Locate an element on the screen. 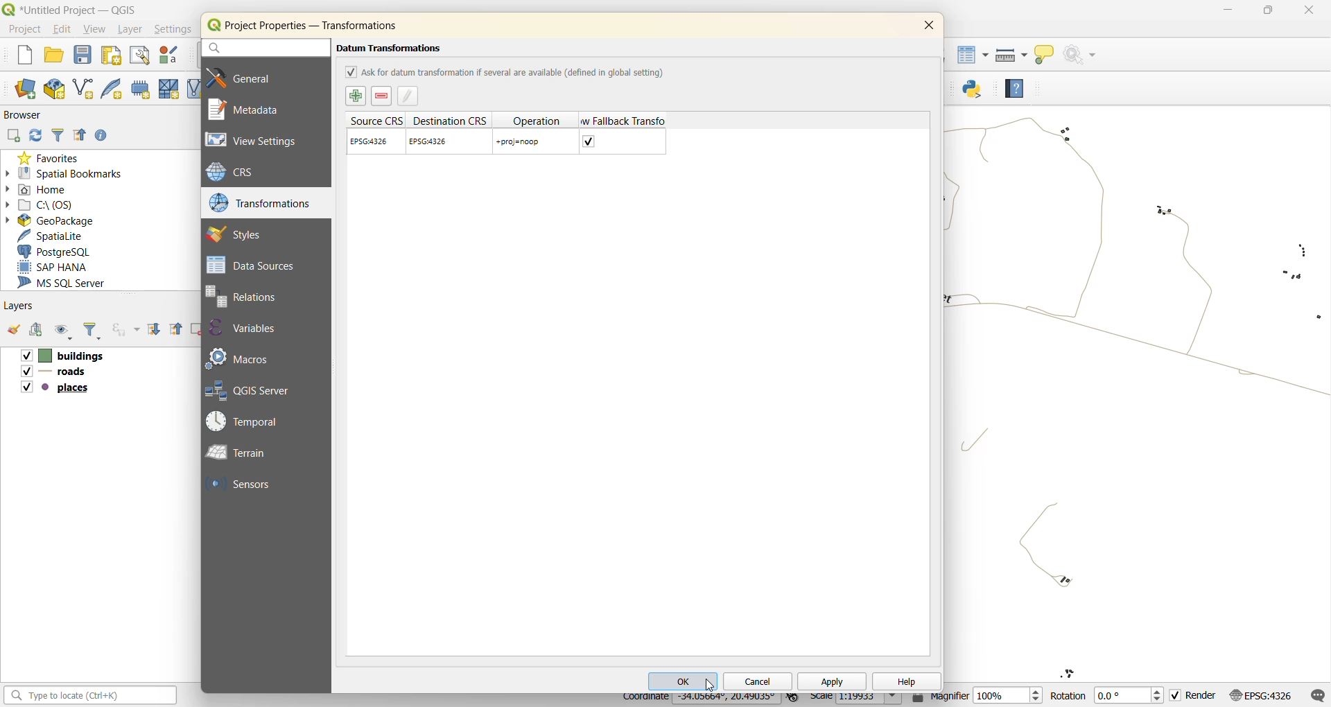 This screenshot has height=707, width=1331. logo is located at coordinates (8, 9).